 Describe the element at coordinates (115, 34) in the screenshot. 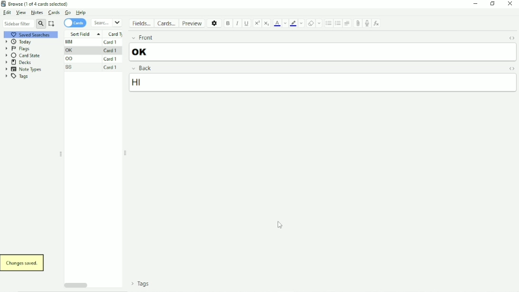

I see `Card type` at that location.